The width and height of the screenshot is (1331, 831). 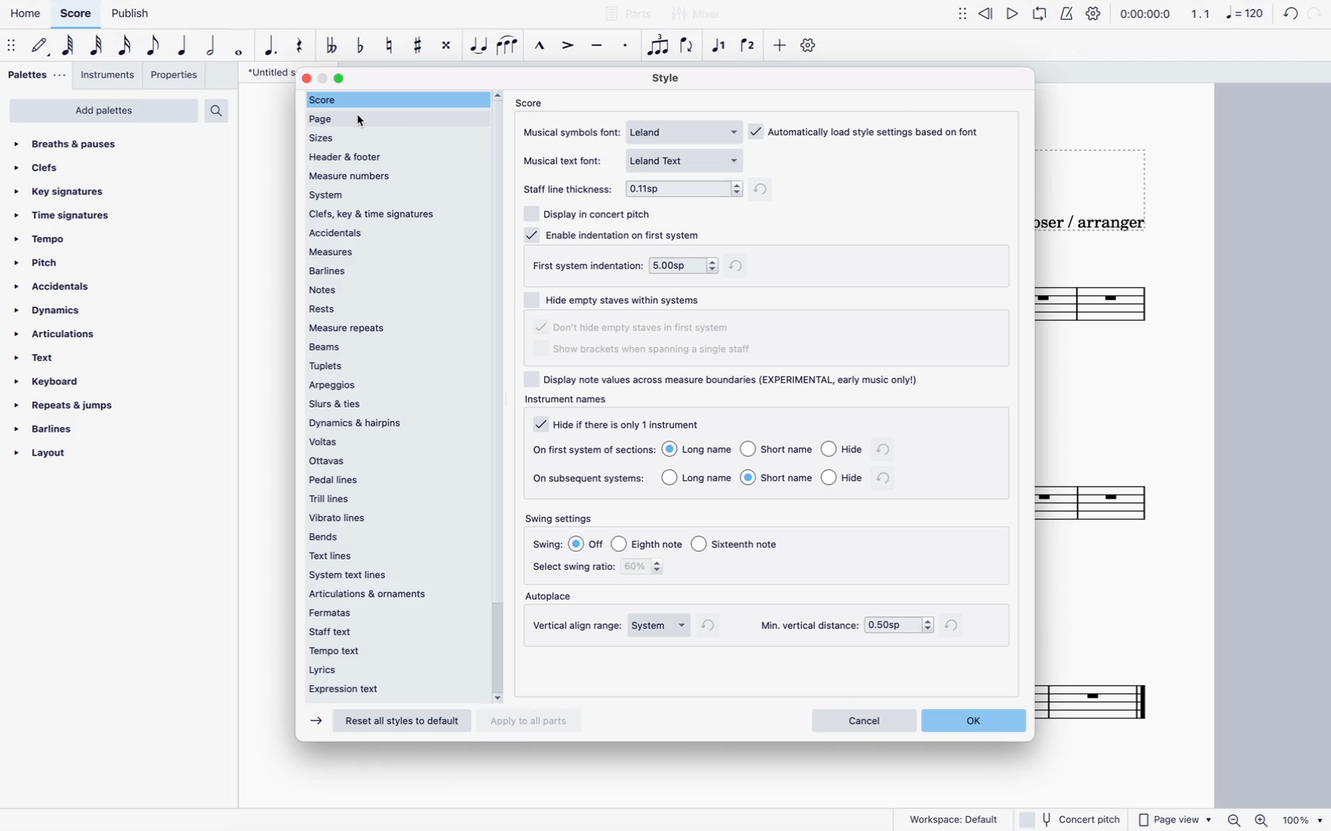 I want to click on swing options, so click(x=678, y=545).